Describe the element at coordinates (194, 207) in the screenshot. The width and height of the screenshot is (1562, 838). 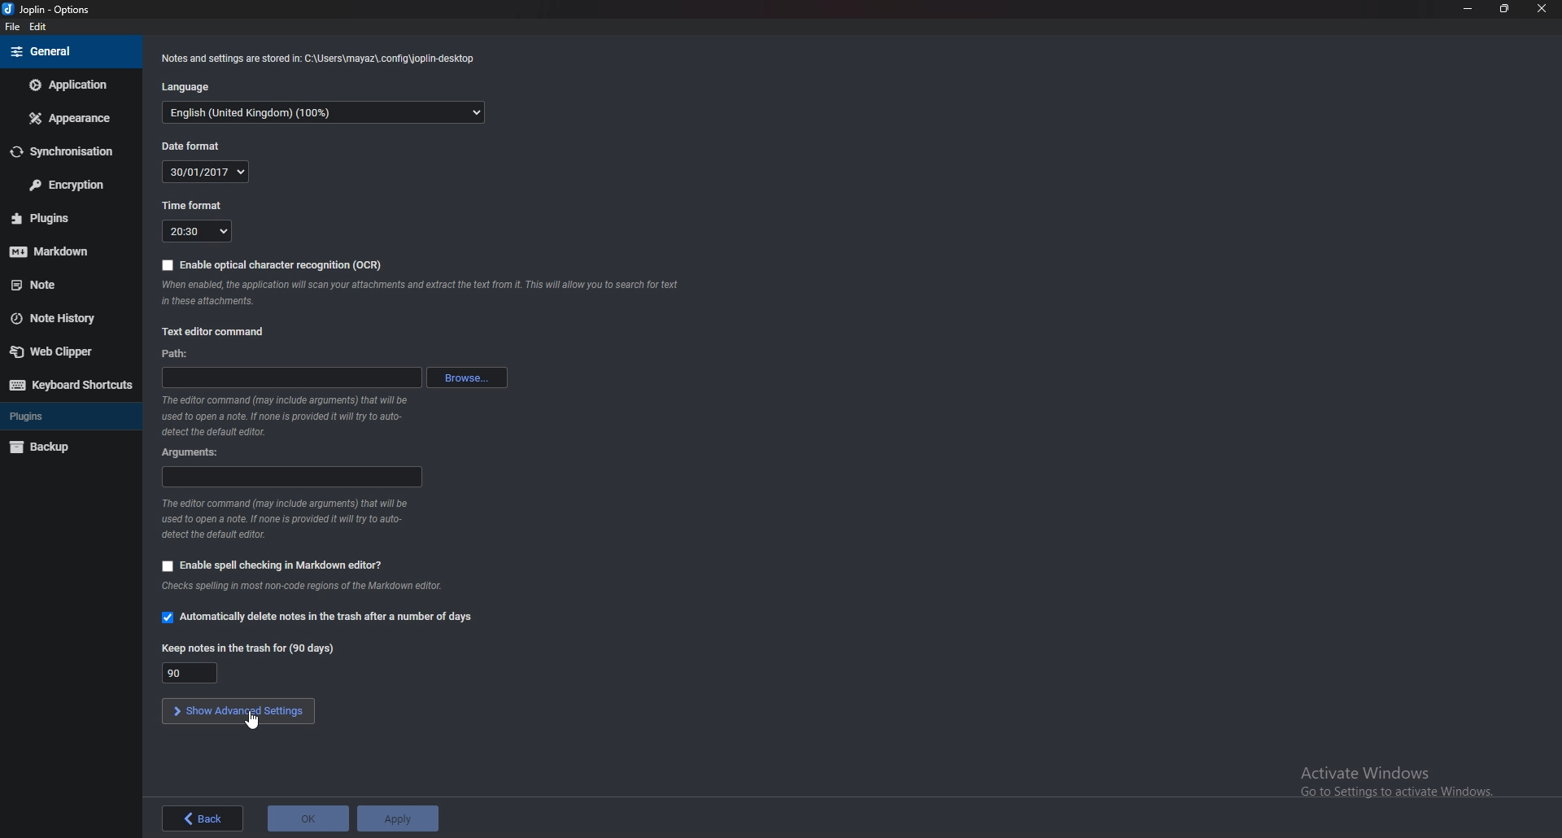
I see `time format` at that location.